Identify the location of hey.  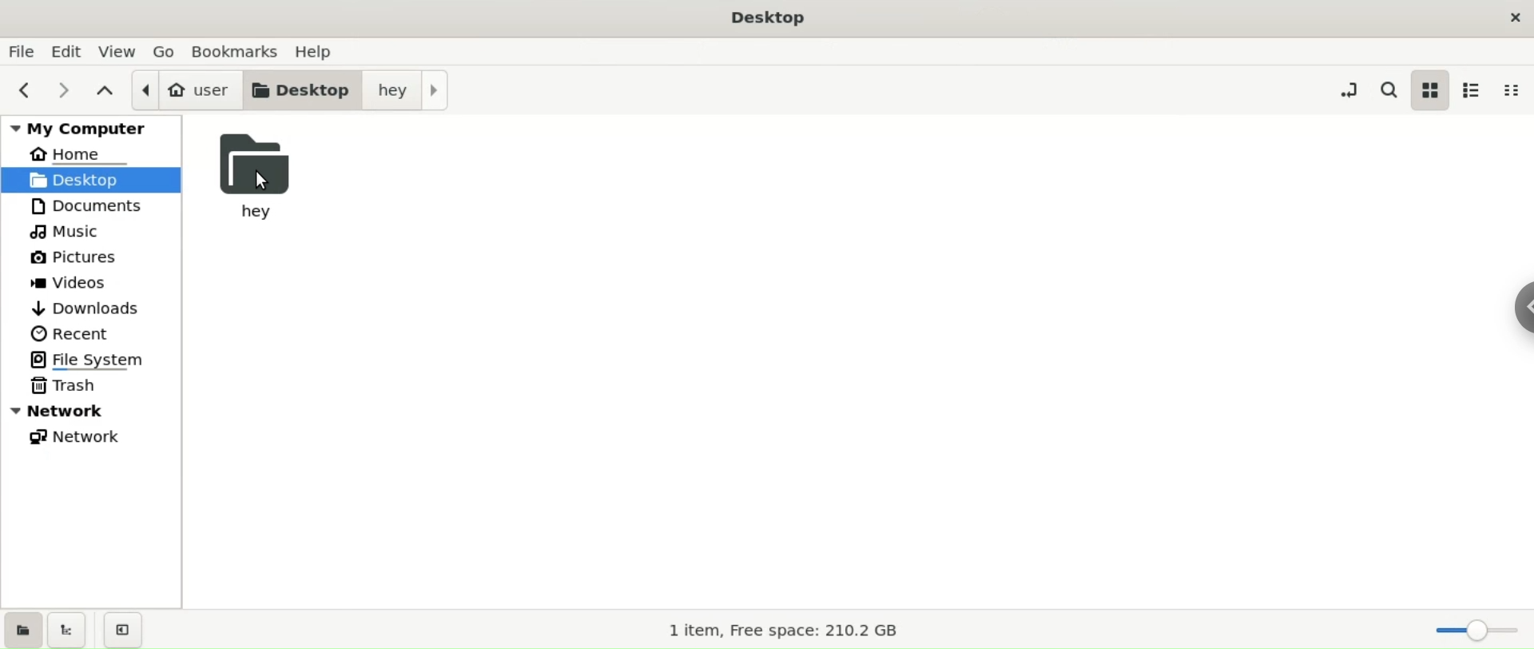
(265, 173).